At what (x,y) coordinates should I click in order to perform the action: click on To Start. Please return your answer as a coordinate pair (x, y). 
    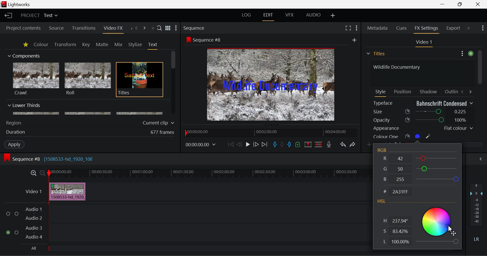
    Looking at the image, I should click on (231, 145).